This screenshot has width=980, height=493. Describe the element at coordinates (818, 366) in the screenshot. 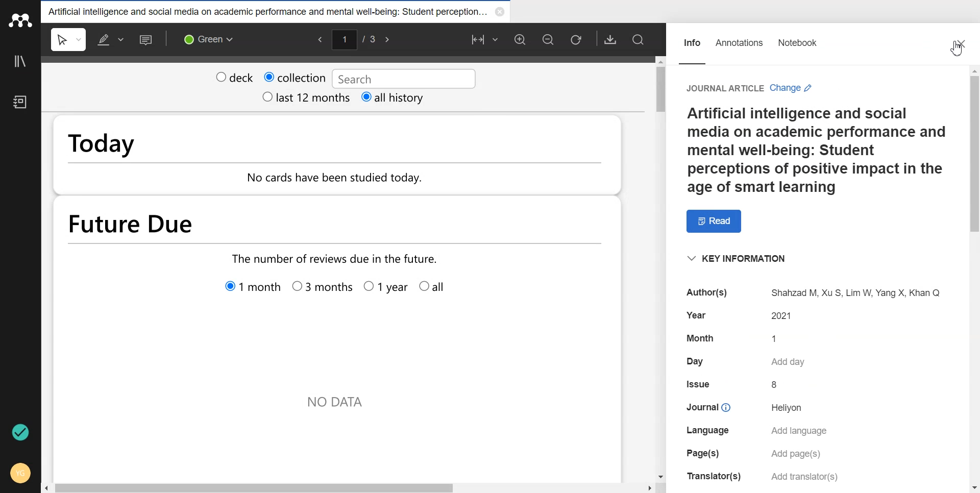

I see `Key information about authors, year, month, day, issue, journal and so on.` at that location.